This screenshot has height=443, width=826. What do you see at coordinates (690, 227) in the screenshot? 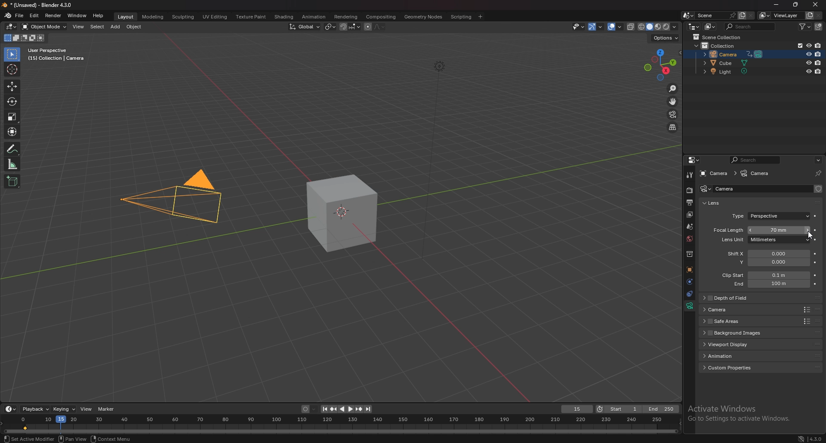
I see `scene` at bounding box center [690, 227].